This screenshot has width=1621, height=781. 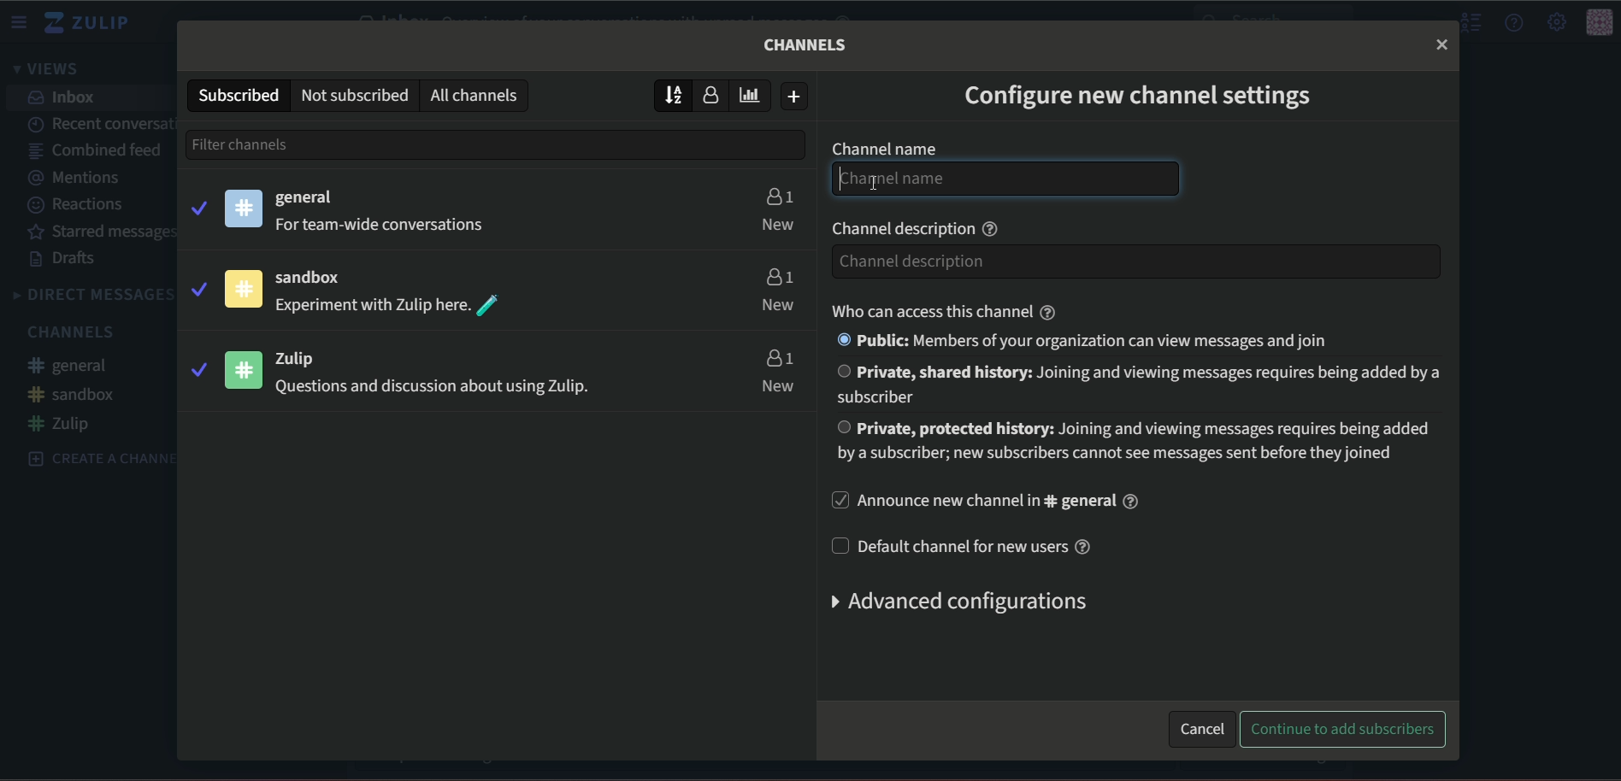 I want to click on Channels, so click(x=807, y=44).